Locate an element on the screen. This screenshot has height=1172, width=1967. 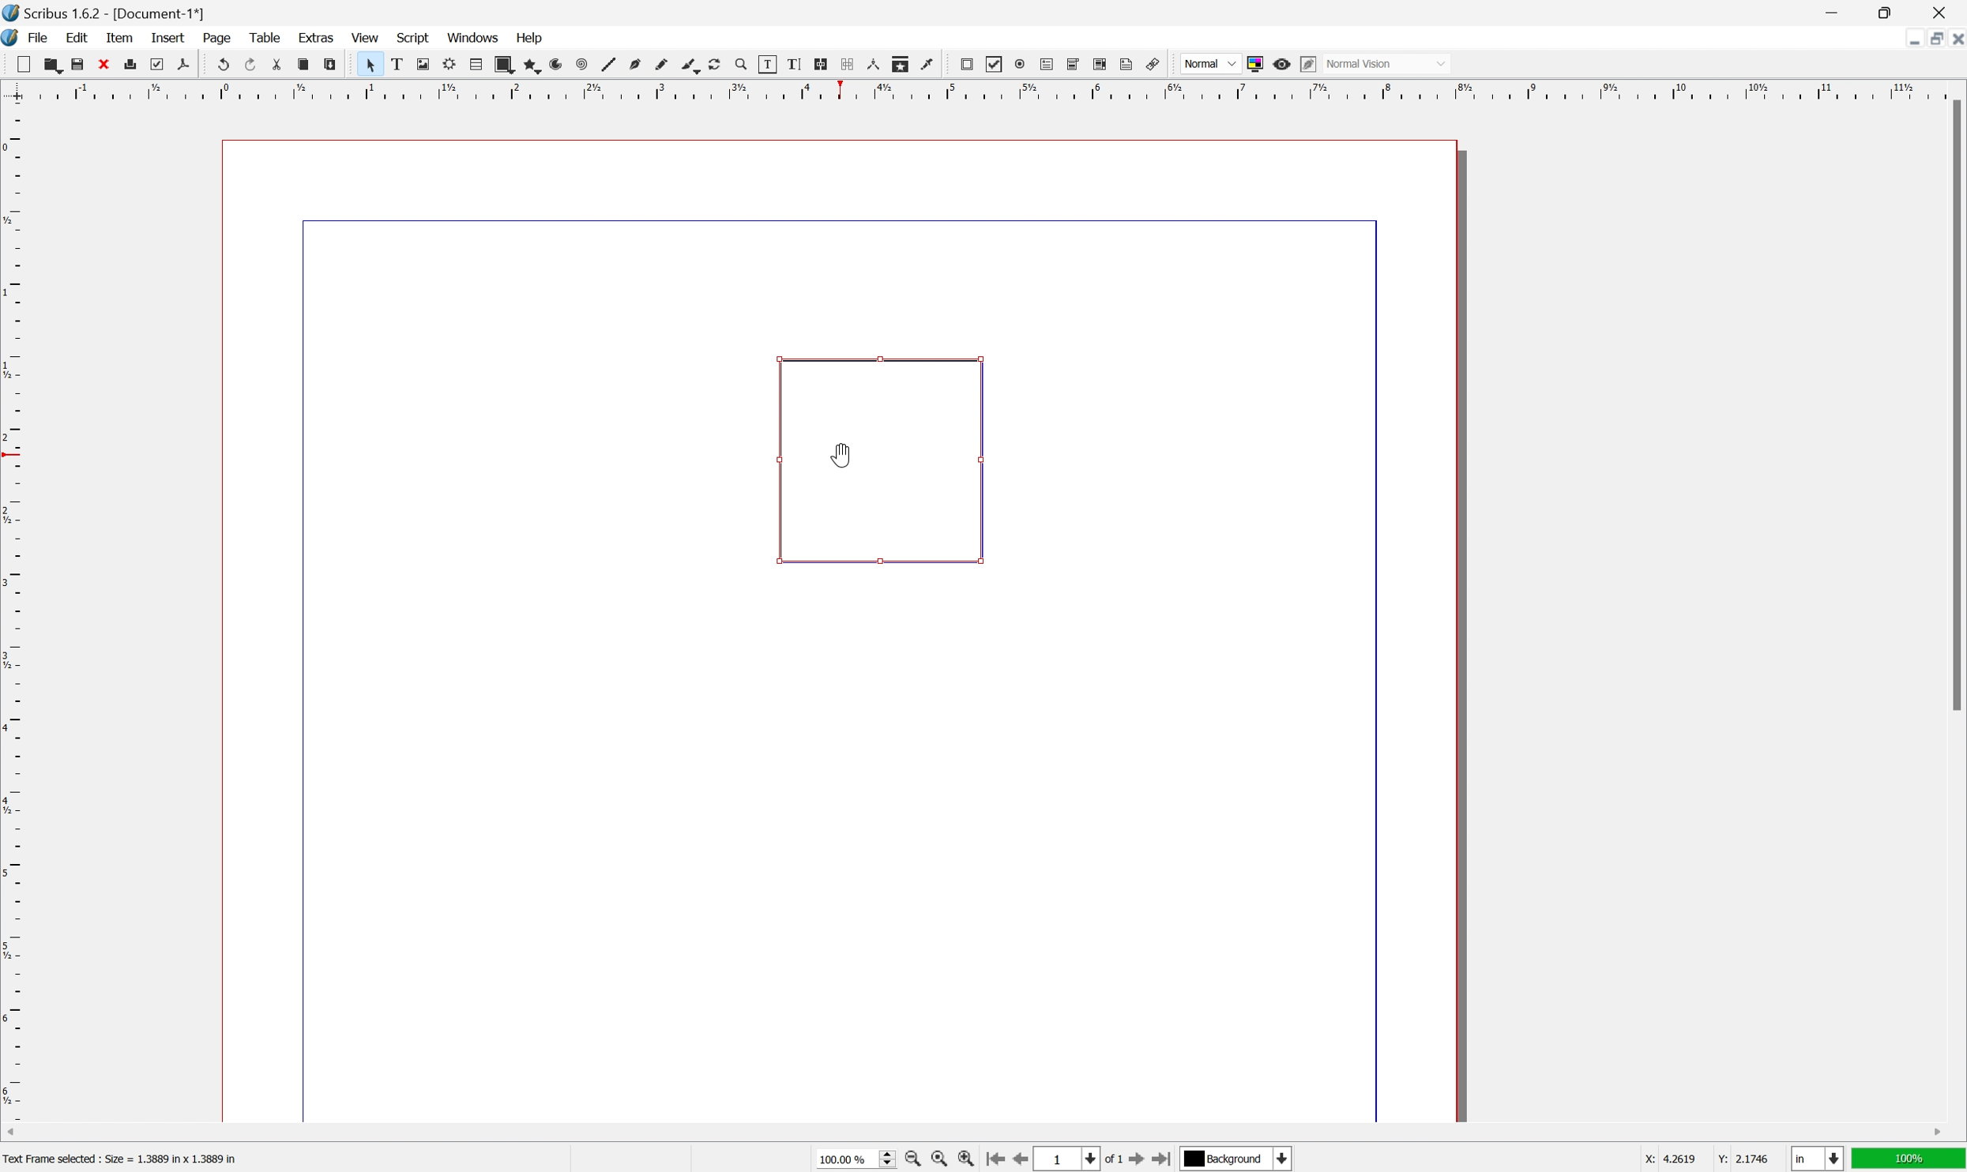
link annotation is located at coordinates (1153, 64).